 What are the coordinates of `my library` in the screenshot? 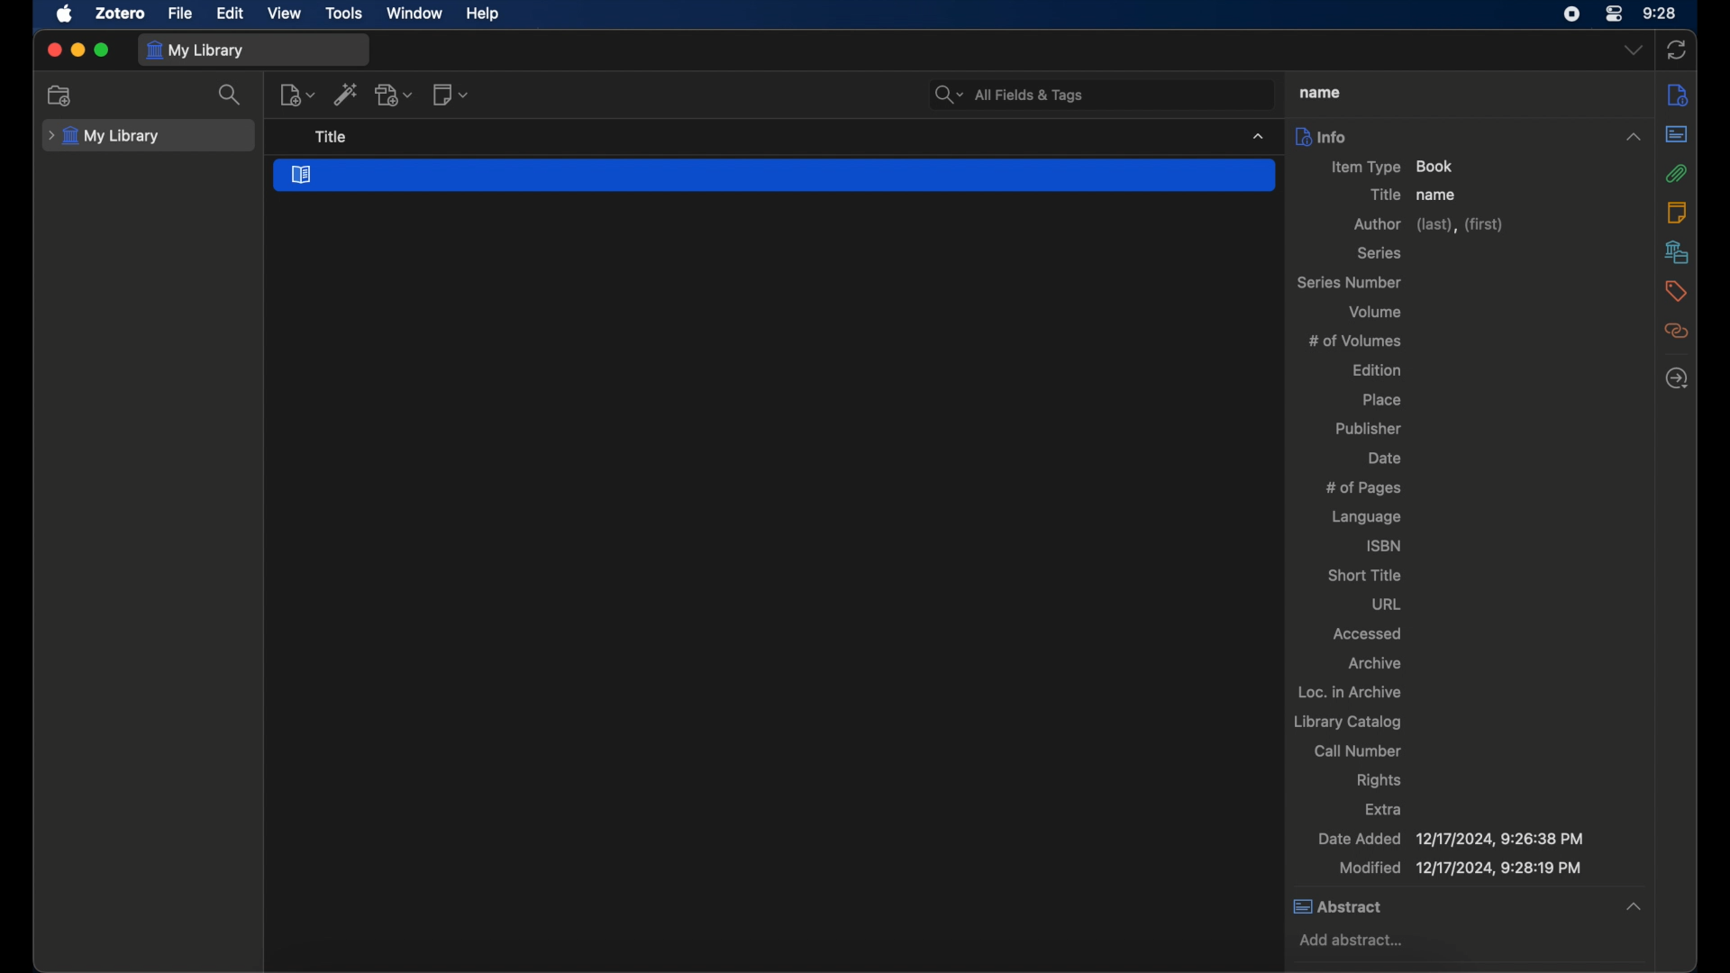 It's located at (107, 136).